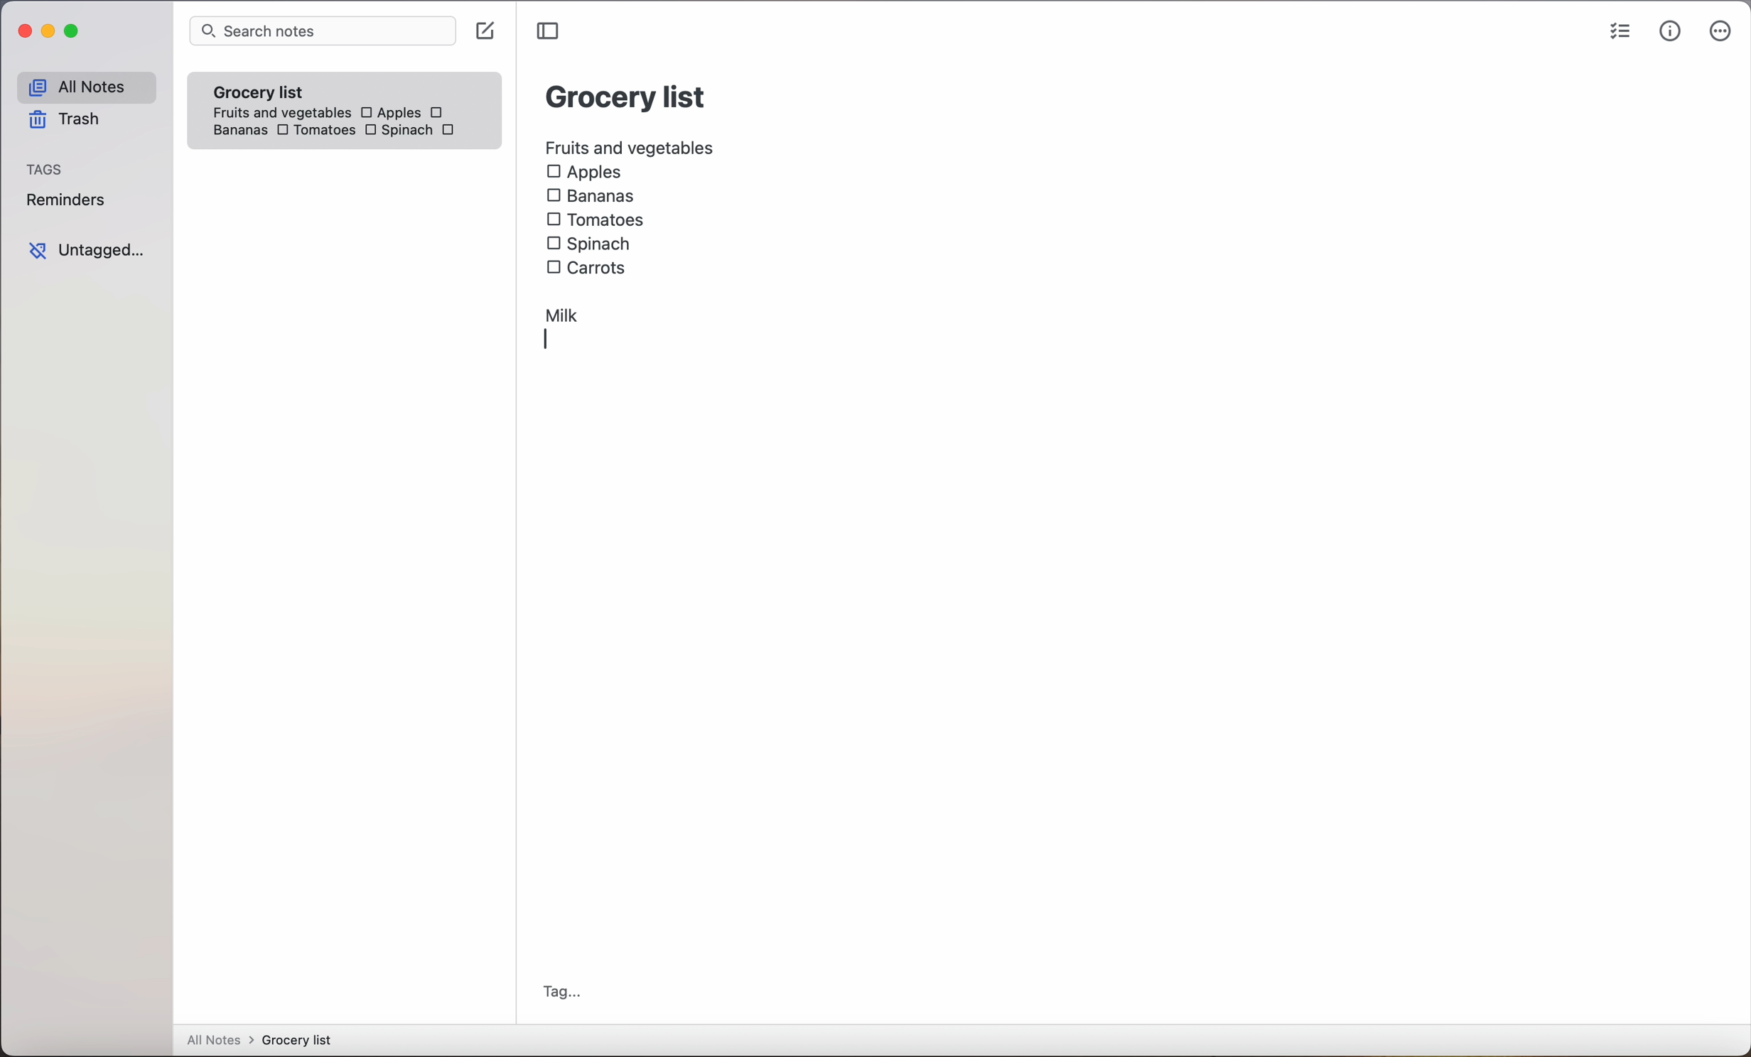 This screenshot has width=1751, height=1057. I want to click on Milk, so click(564, 311).